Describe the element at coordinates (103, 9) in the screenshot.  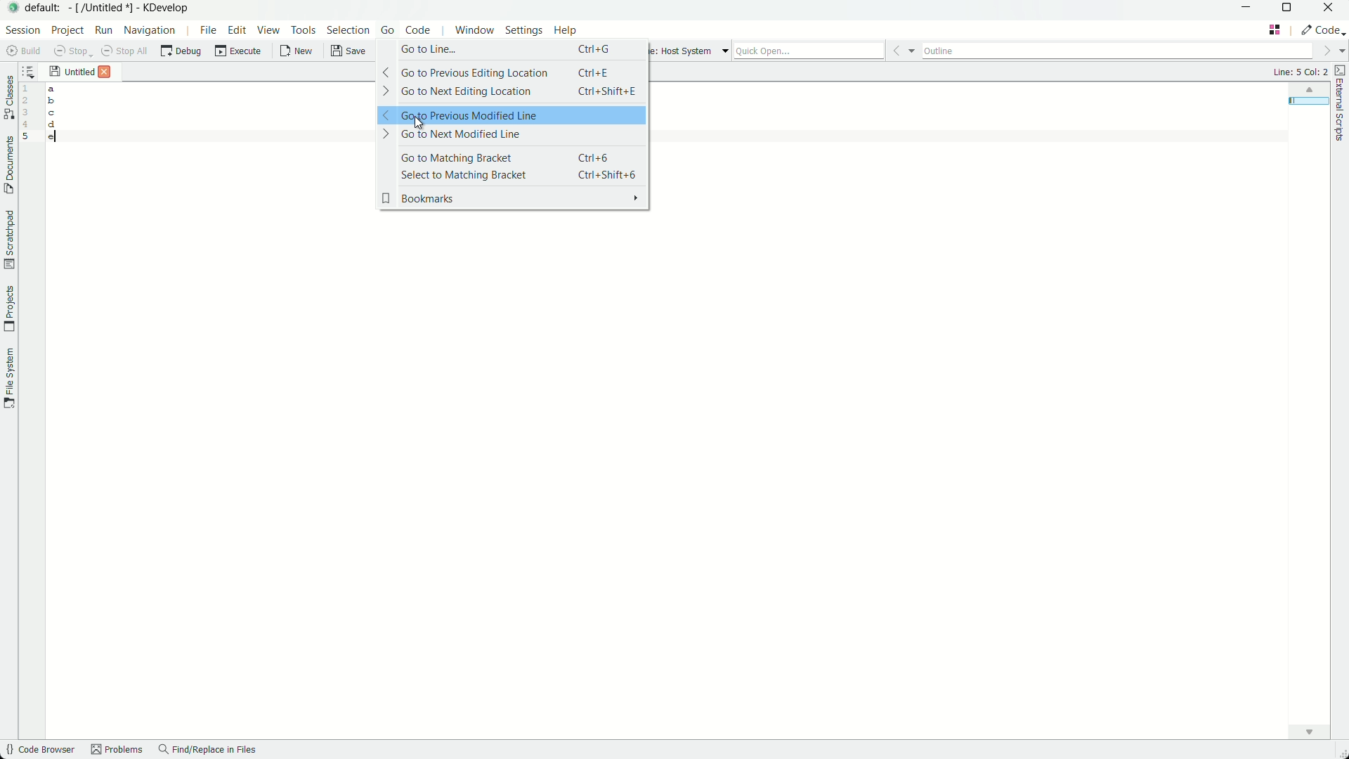
I see `[/untitled*]` at that location.